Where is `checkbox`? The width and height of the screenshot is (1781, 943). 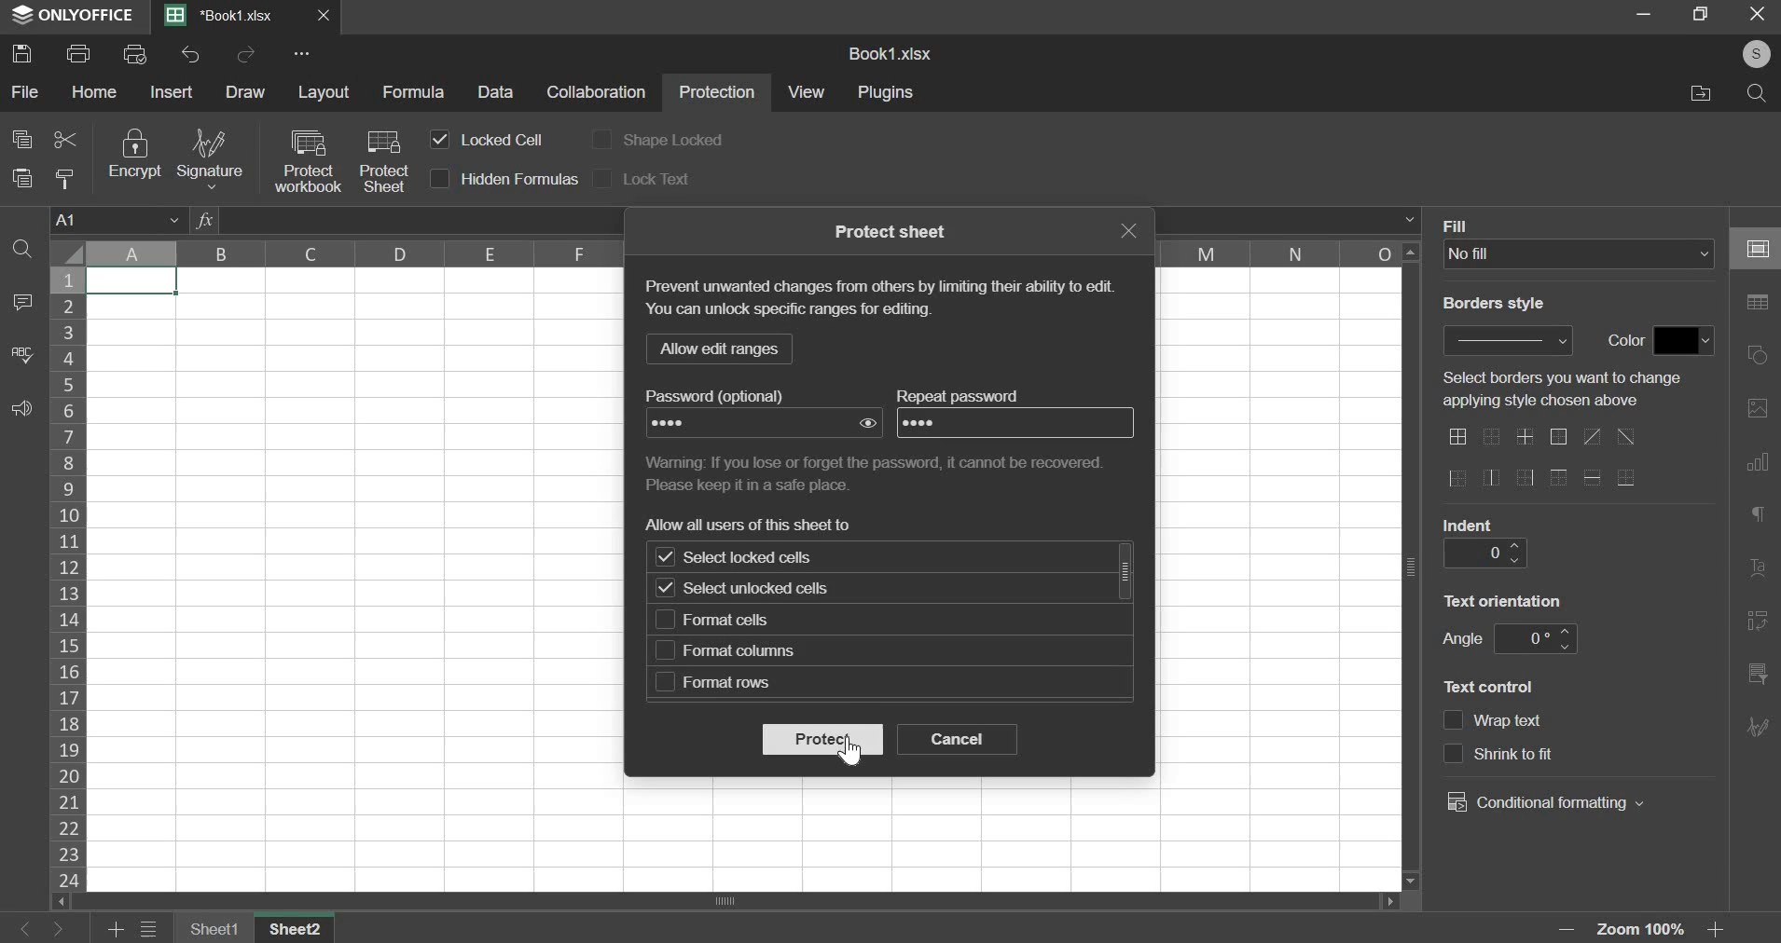
checkbox is located at coordinates (440, 140).